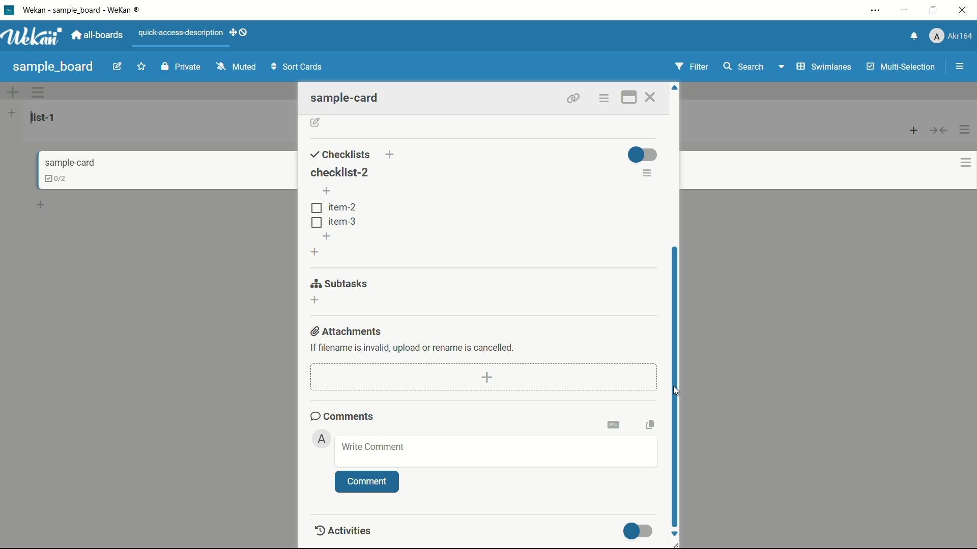  What do you see at coordinates (674, 392) in the screenshot?
I see `cursor` at bounding box center [674, 392].